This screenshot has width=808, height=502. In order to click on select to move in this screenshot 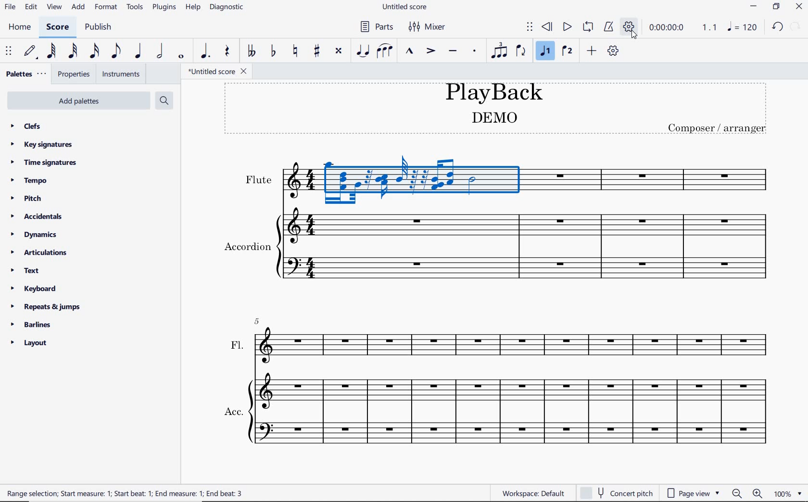, I will do `click(529, 27)`.